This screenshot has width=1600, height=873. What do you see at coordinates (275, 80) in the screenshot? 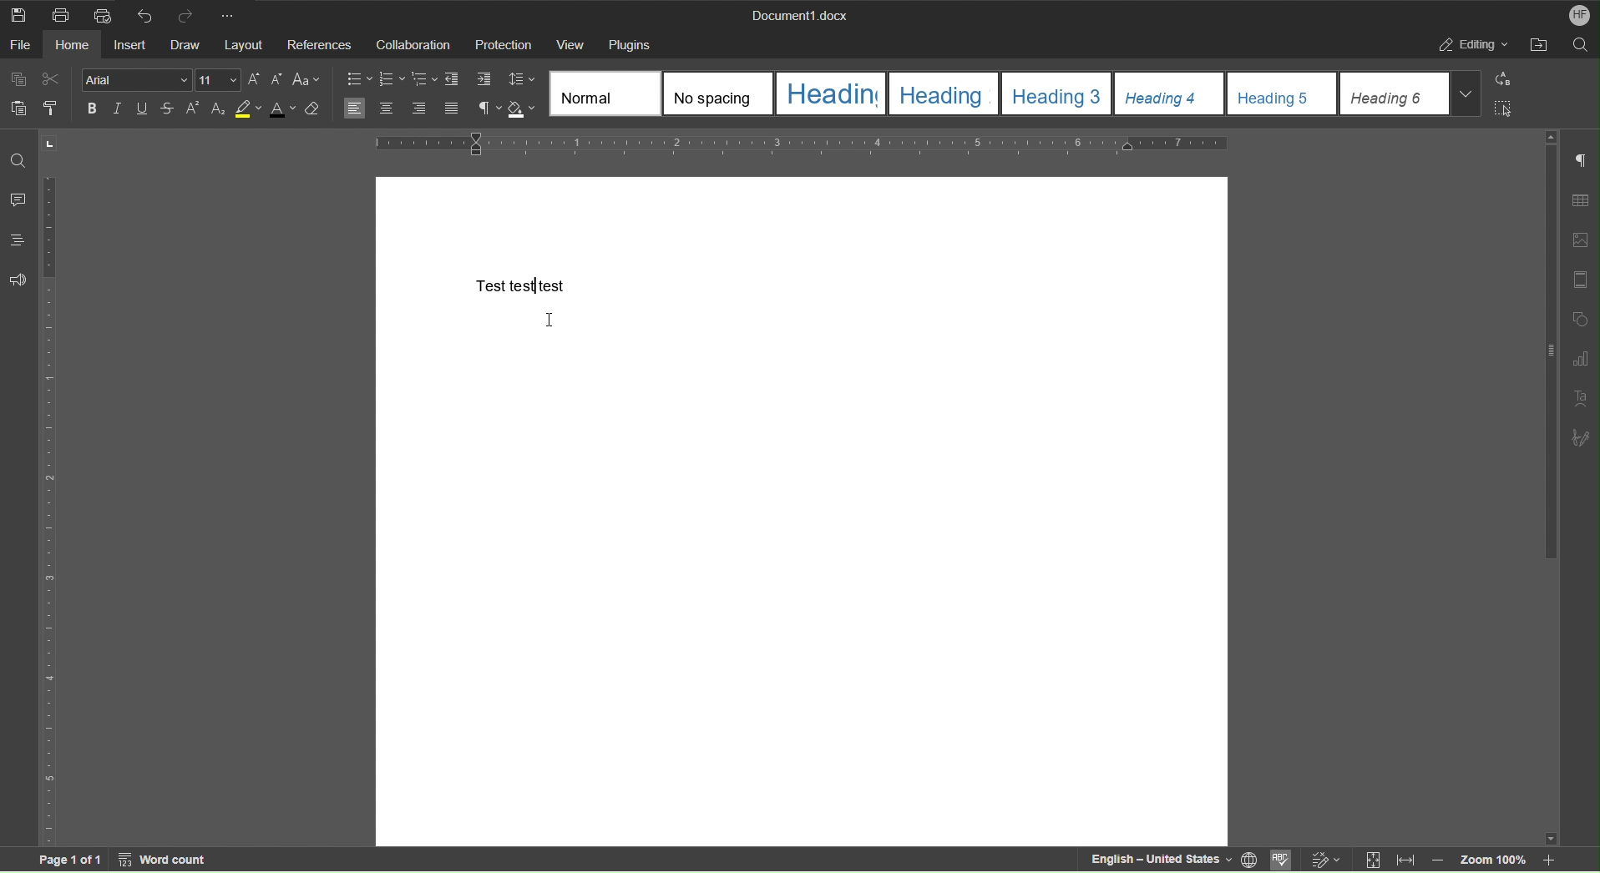
I see `Decrease Font Size` at bounding box center [275, 80].